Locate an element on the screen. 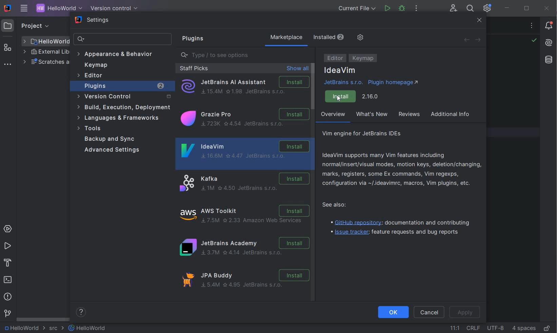 The height and width of the screenshot is (333, 557). IdeaVim is located at coordinates (243, 153).